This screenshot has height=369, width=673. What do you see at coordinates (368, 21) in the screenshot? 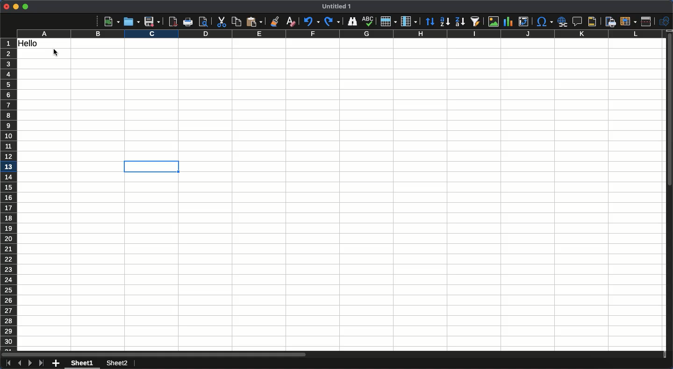
I see `Spelling` at bounding box center [368, 21].